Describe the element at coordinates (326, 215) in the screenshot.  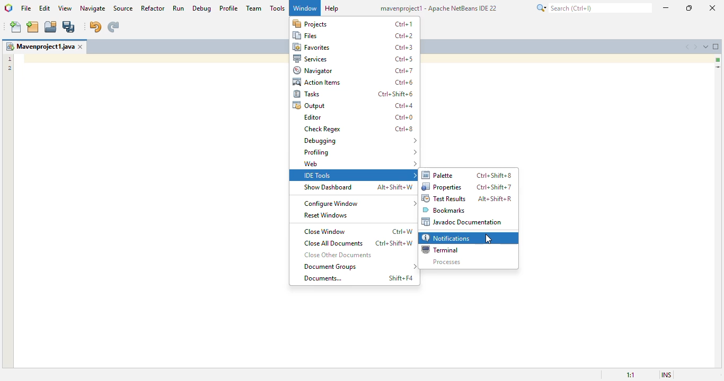
I see `reset windows` at that location.